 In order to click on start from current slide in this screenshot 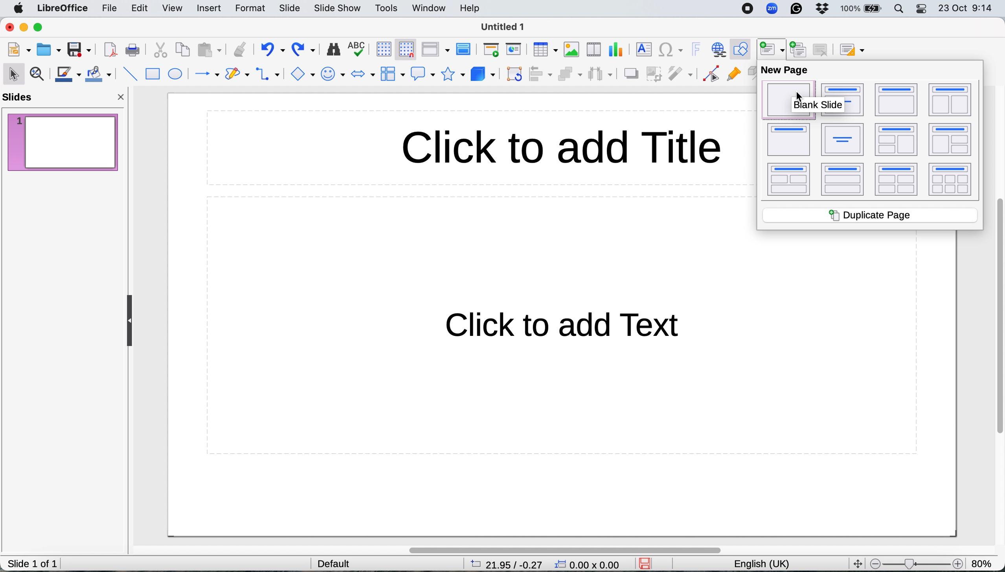, I will do `click(513, 50)`.